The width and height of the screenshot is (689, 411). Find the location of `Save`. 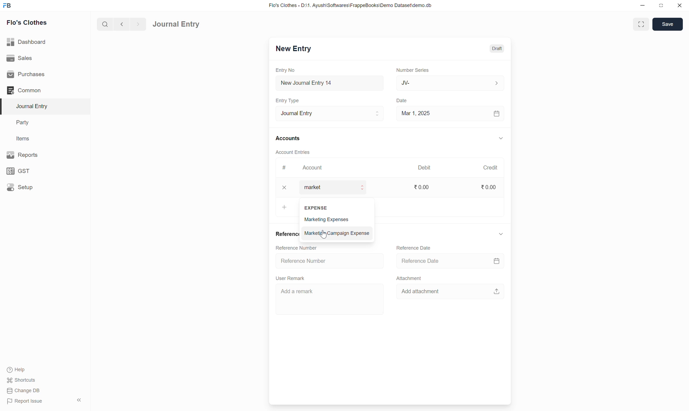

Save is located at coordinates (668, 24).